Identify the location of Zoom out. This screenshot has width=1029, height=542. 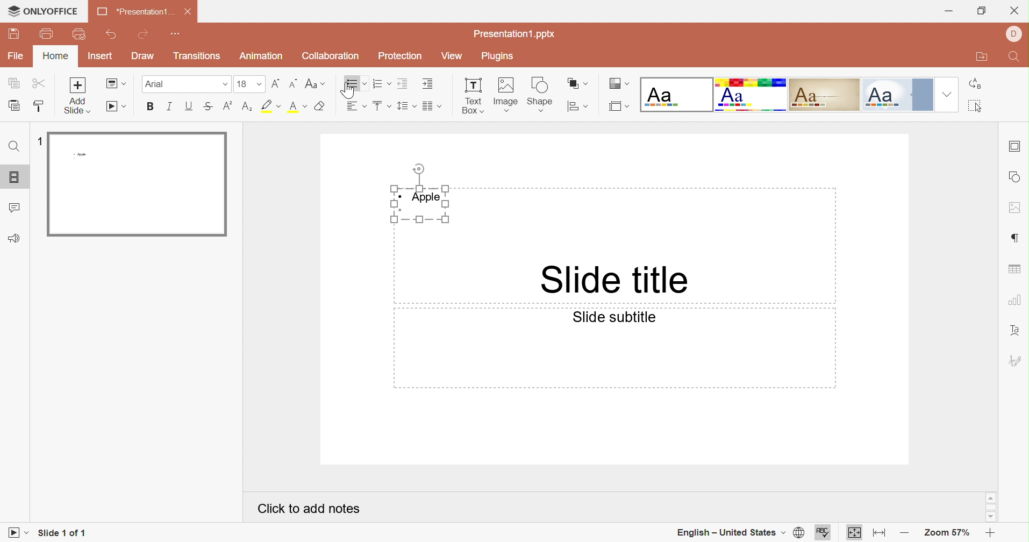
(905, 532).